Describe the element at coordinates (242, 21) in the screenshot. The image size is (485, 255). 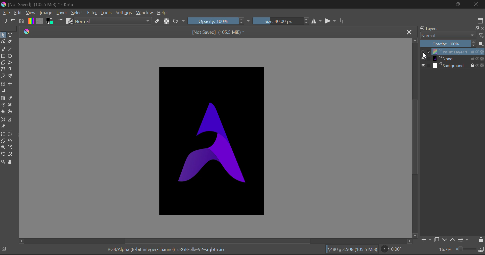
I see `Increase or decrease  opacity` at that location.